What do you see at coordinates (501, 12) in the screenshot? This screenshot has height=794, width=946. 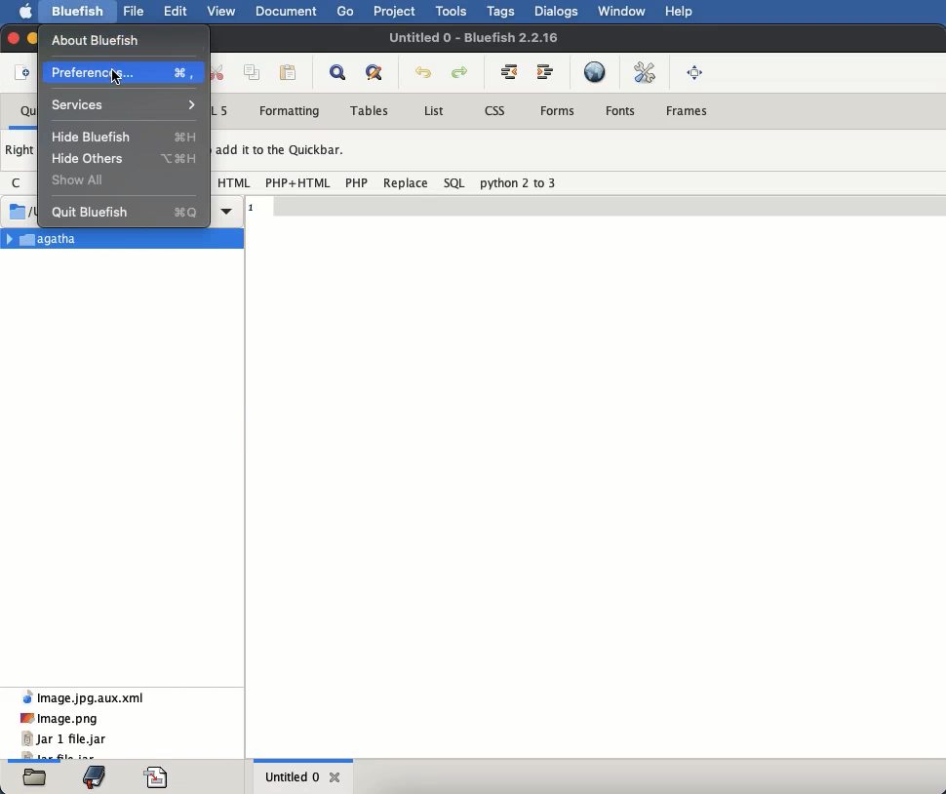 I see `tags` at bounding box center [501, 12].